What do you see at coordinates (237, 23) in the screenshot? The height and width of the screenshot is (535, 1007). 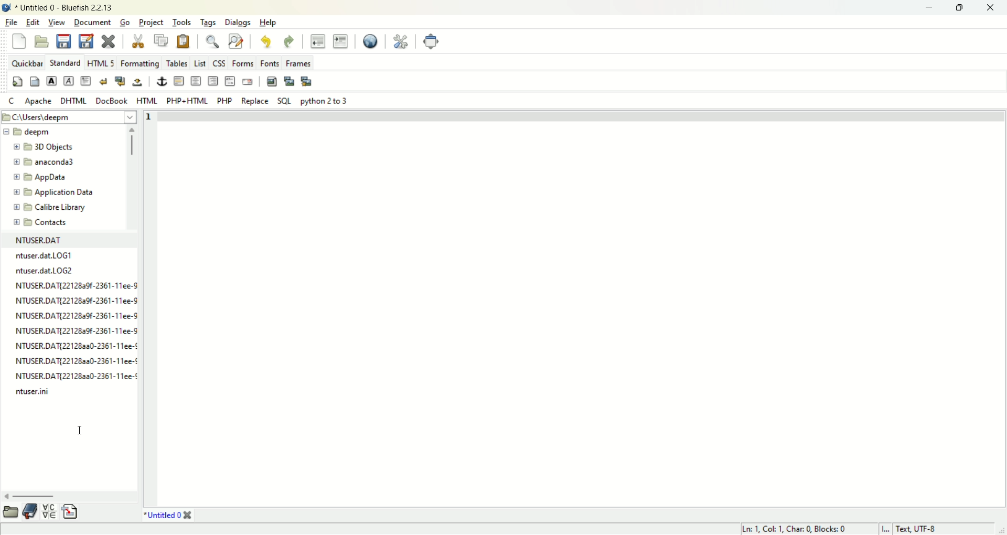 I see `dialogs` at bounding box center [237, 23].